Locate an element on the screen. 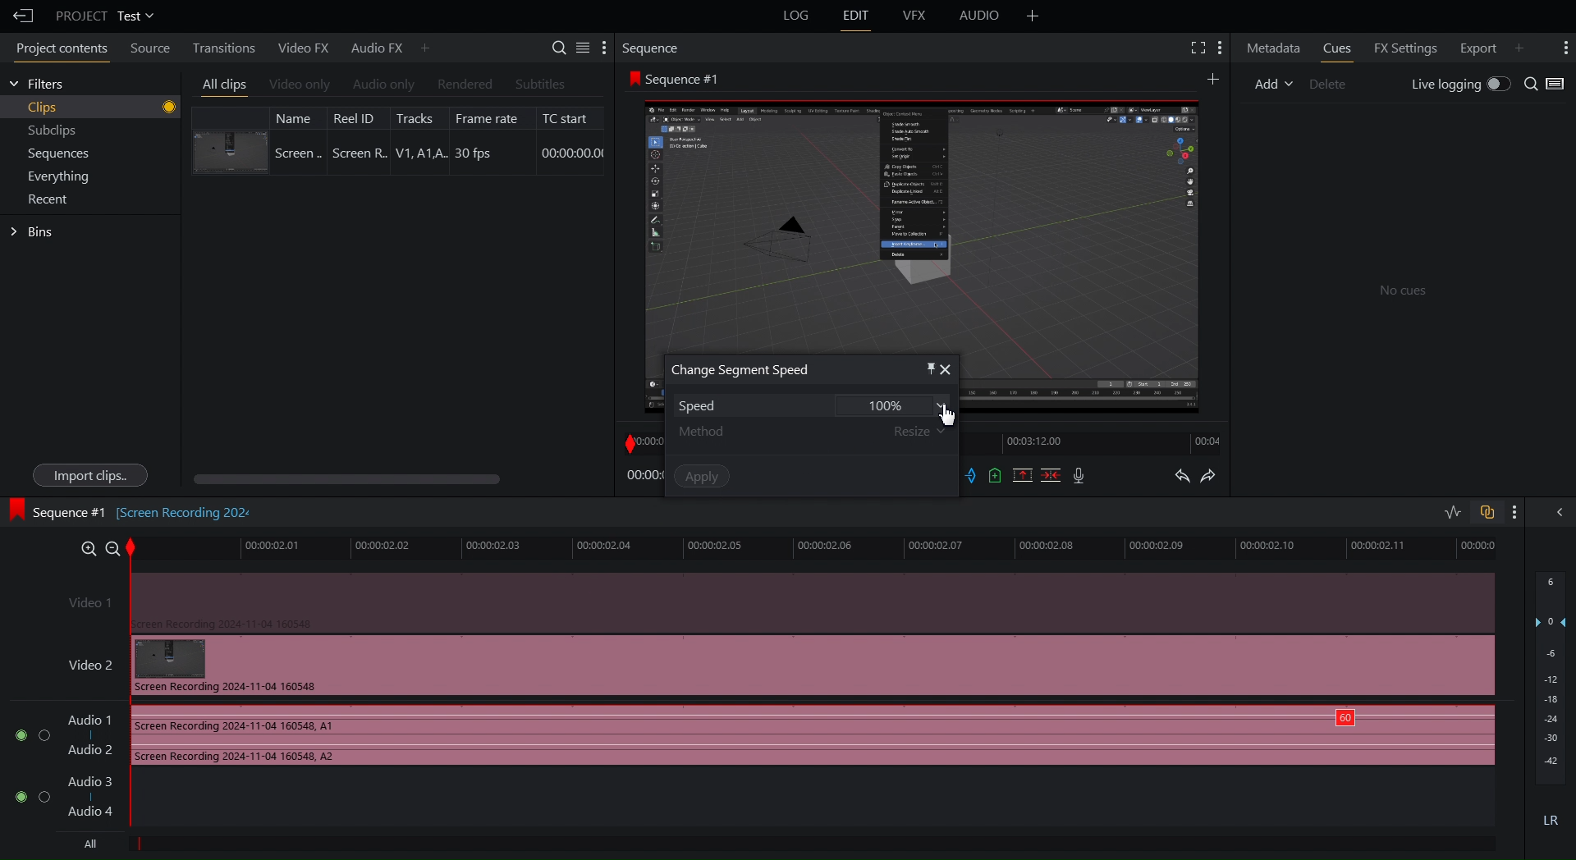  Cues is located at coordinates (1340, 48).